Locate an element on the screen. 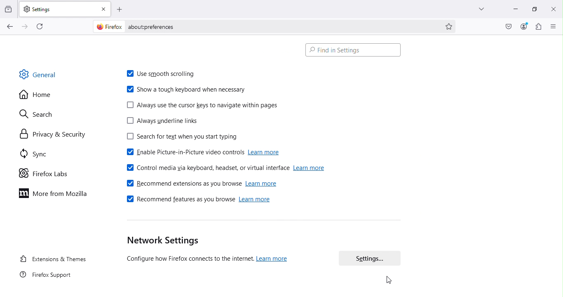 The width and height of the screenshot is (563, 297). Sync is located at coordinates (46, 155).